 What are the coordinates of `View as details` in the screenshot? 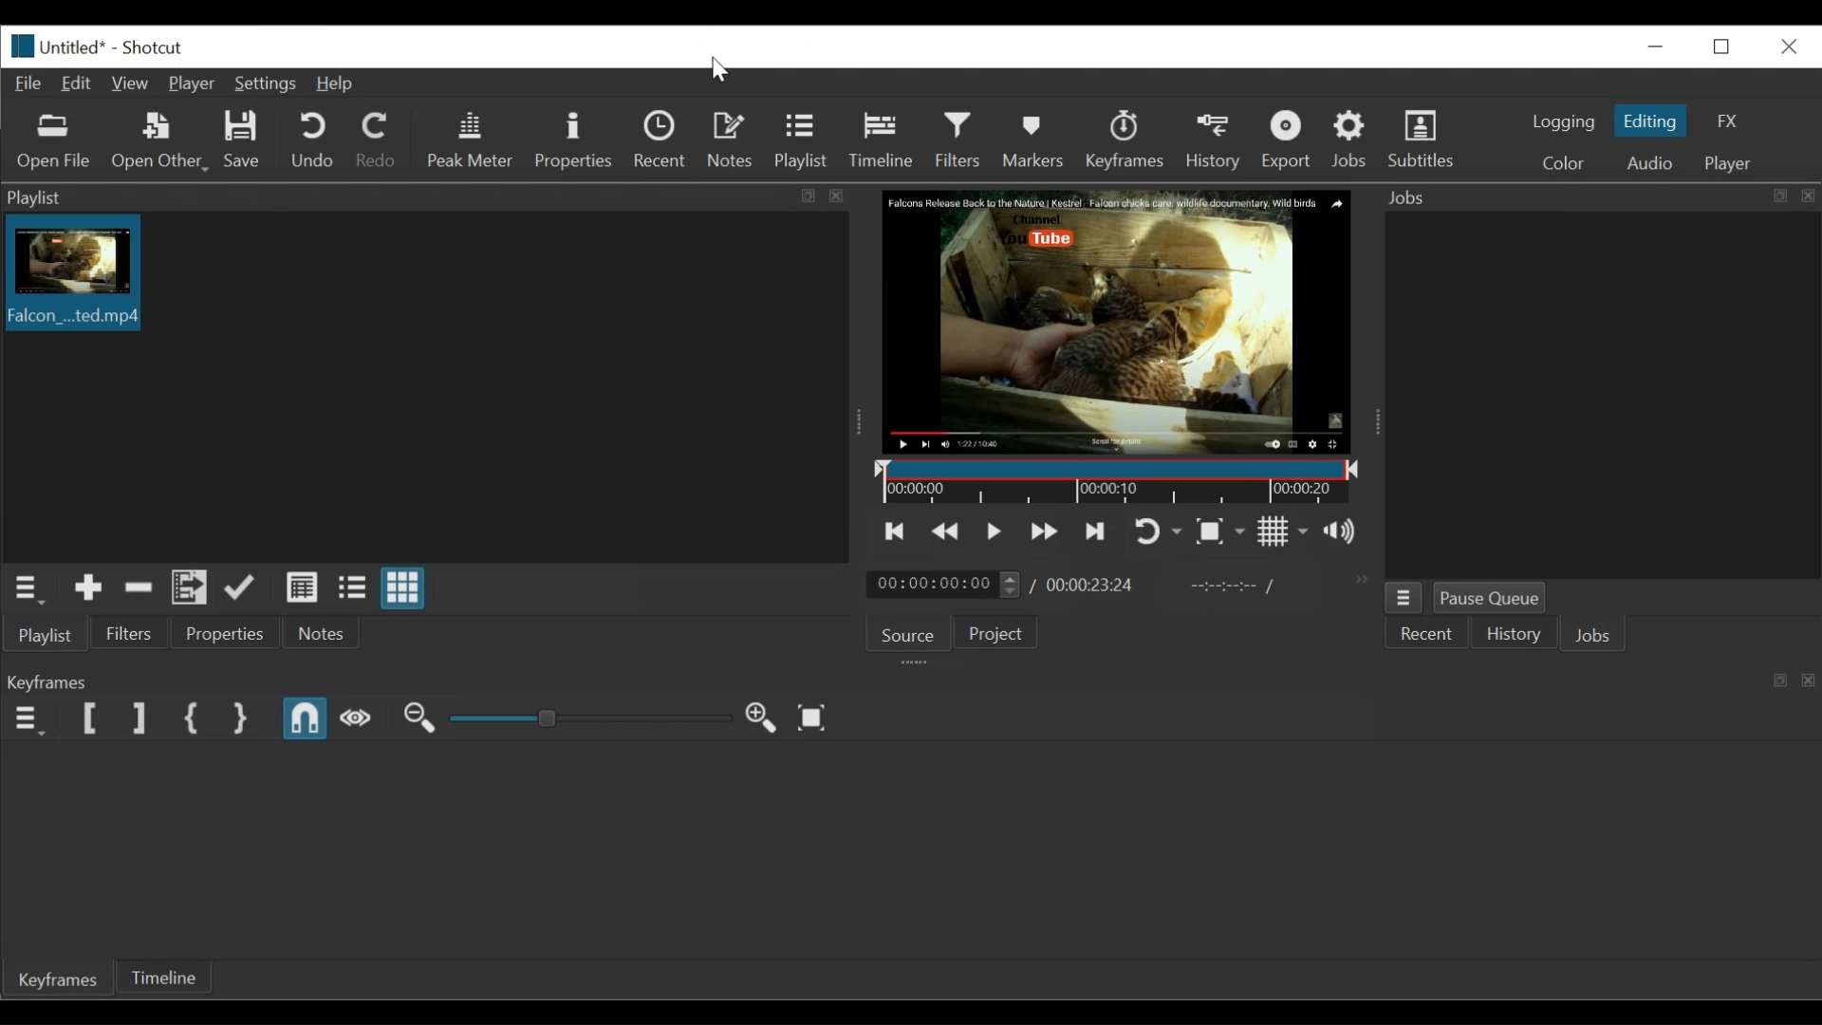 It's located at (301, 587).